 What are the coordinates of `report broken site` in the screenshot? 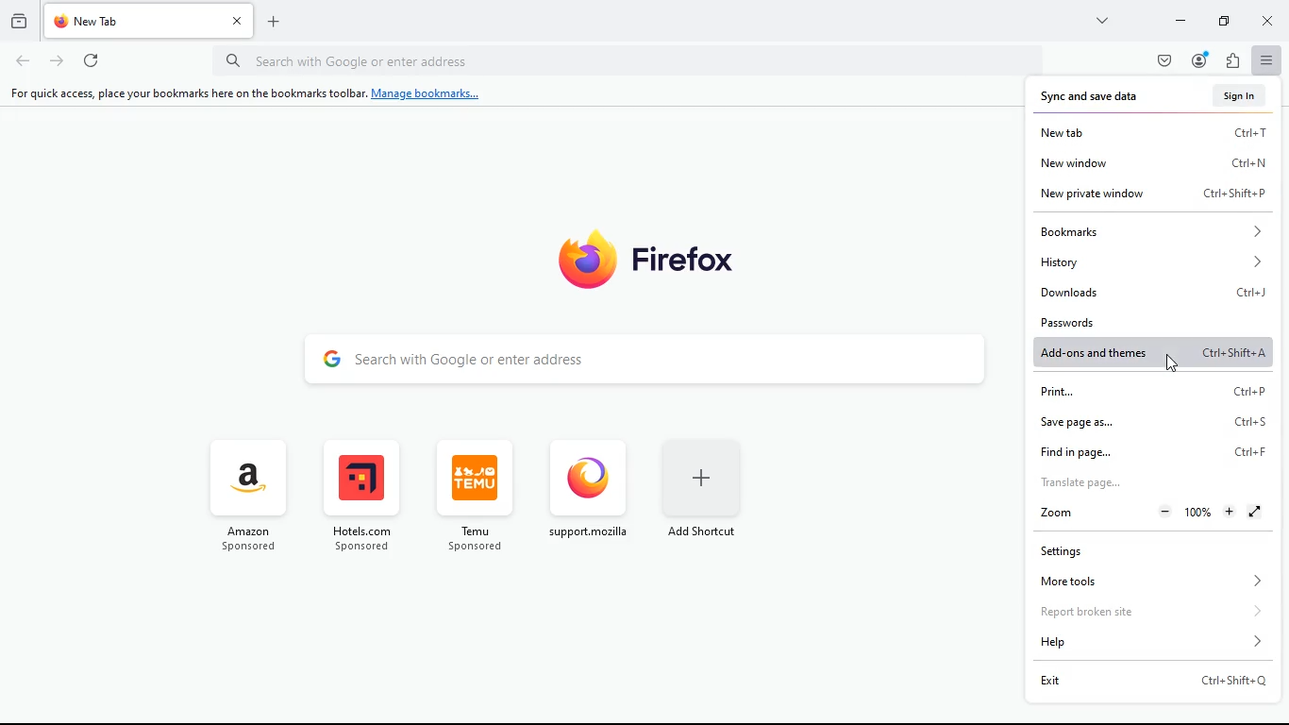 It's located at (1153, 609).